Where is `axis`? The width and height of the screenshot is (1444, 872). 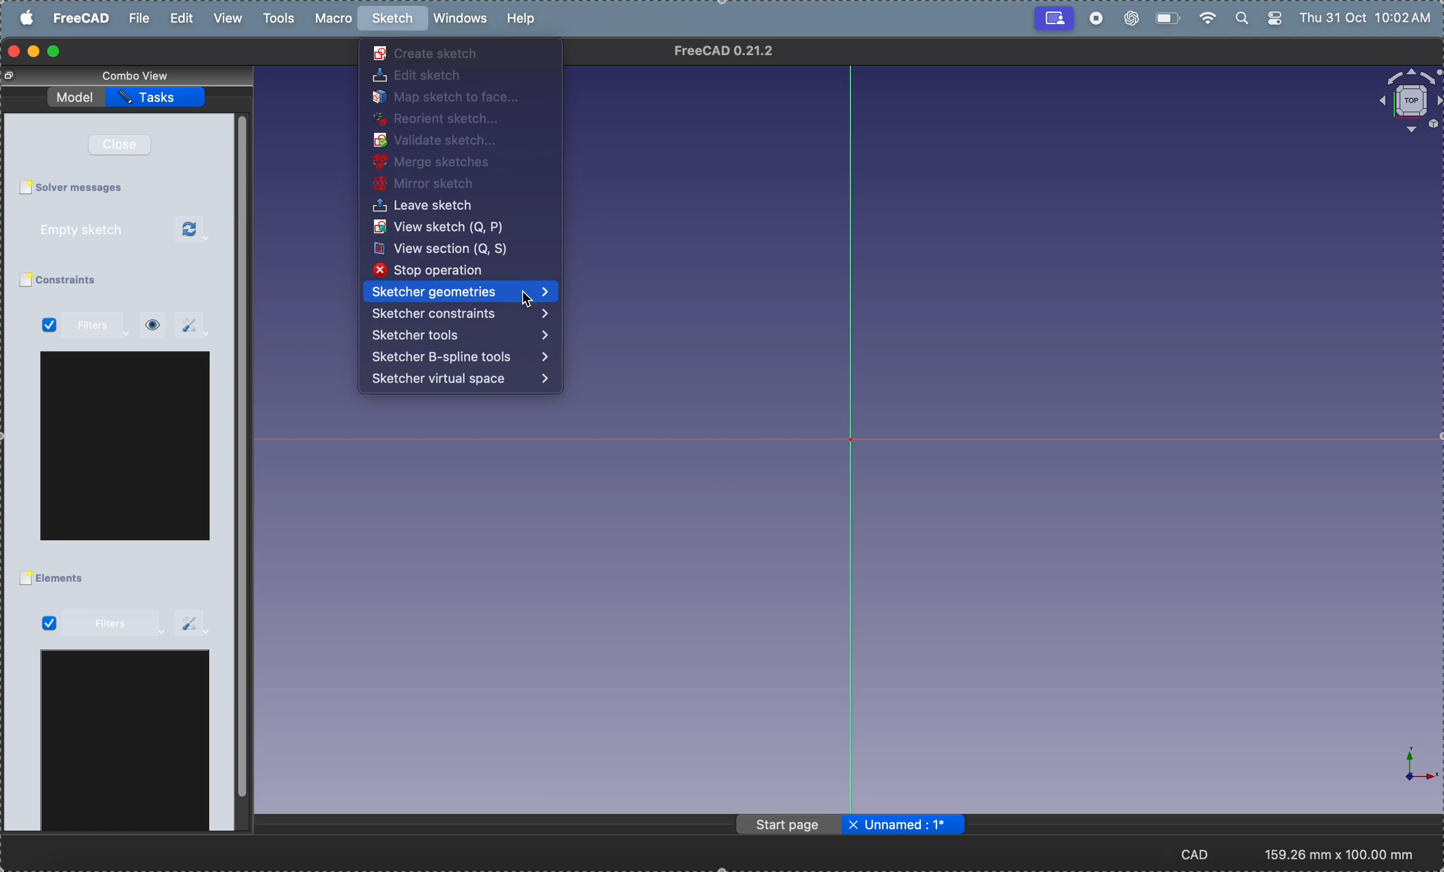 axis is located at coordinates (1409, 765).